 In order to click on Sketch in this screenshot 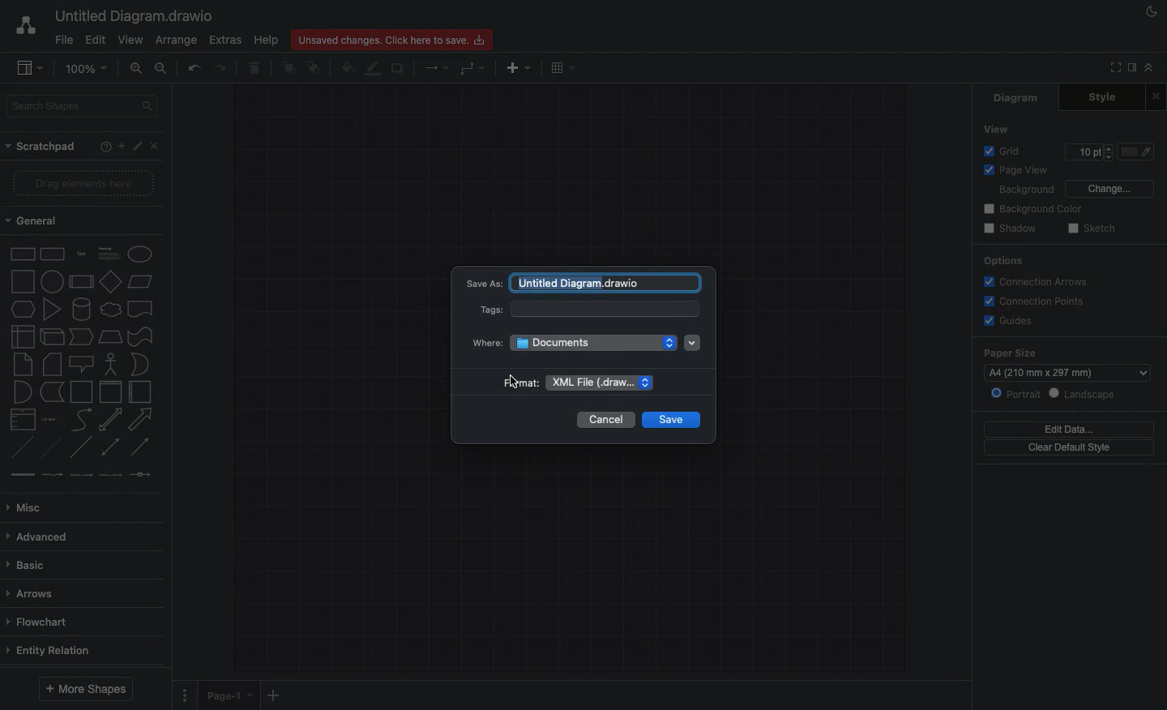, I will do `click(1094, 229)`.